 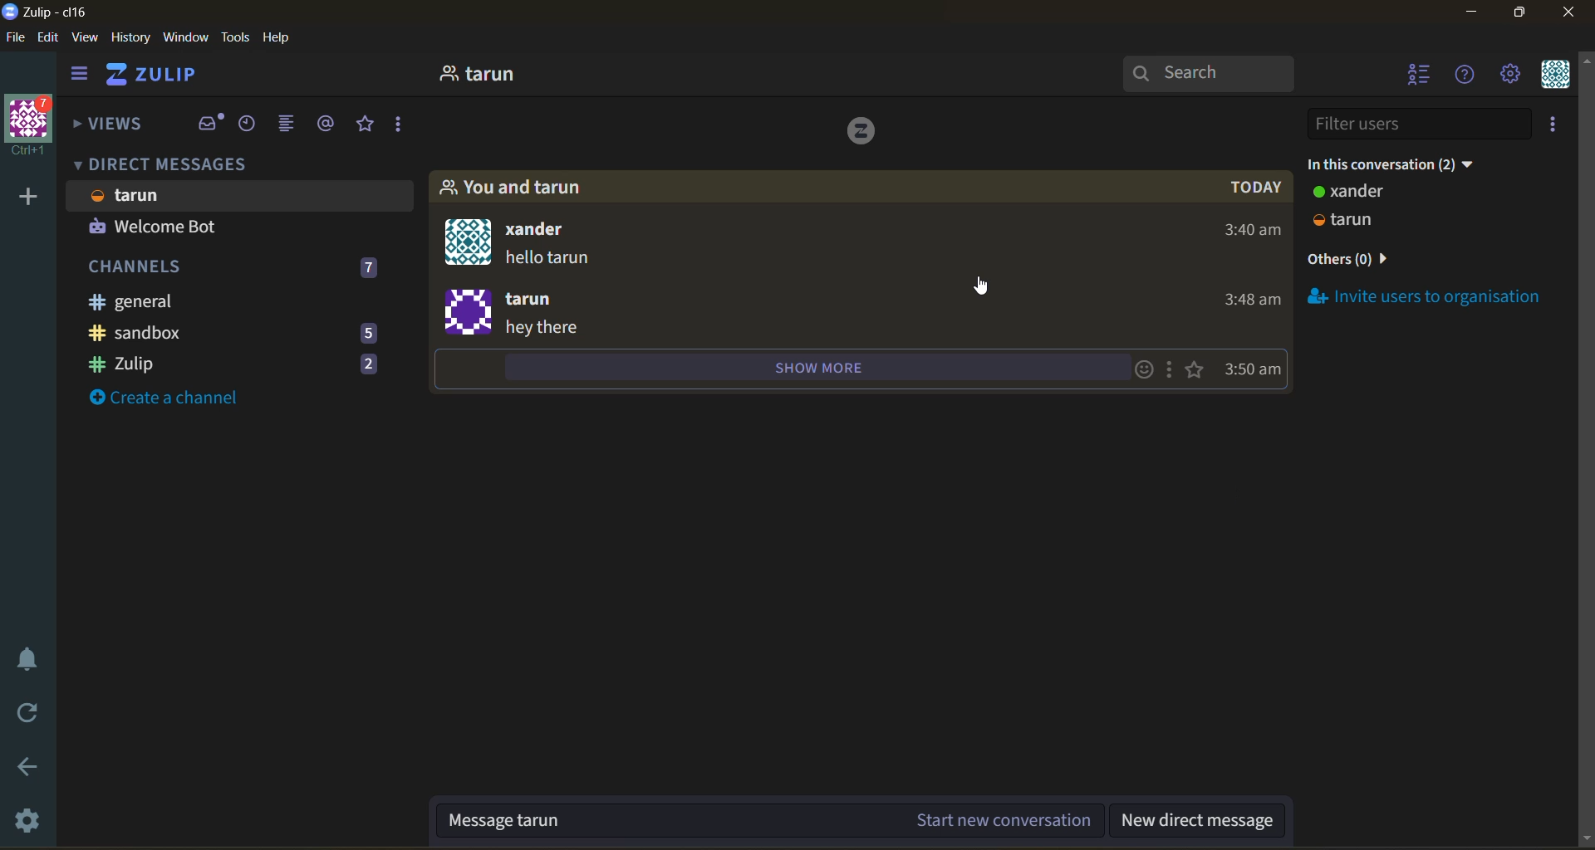 I want to click on minimize, so click(x=1475, y=12).